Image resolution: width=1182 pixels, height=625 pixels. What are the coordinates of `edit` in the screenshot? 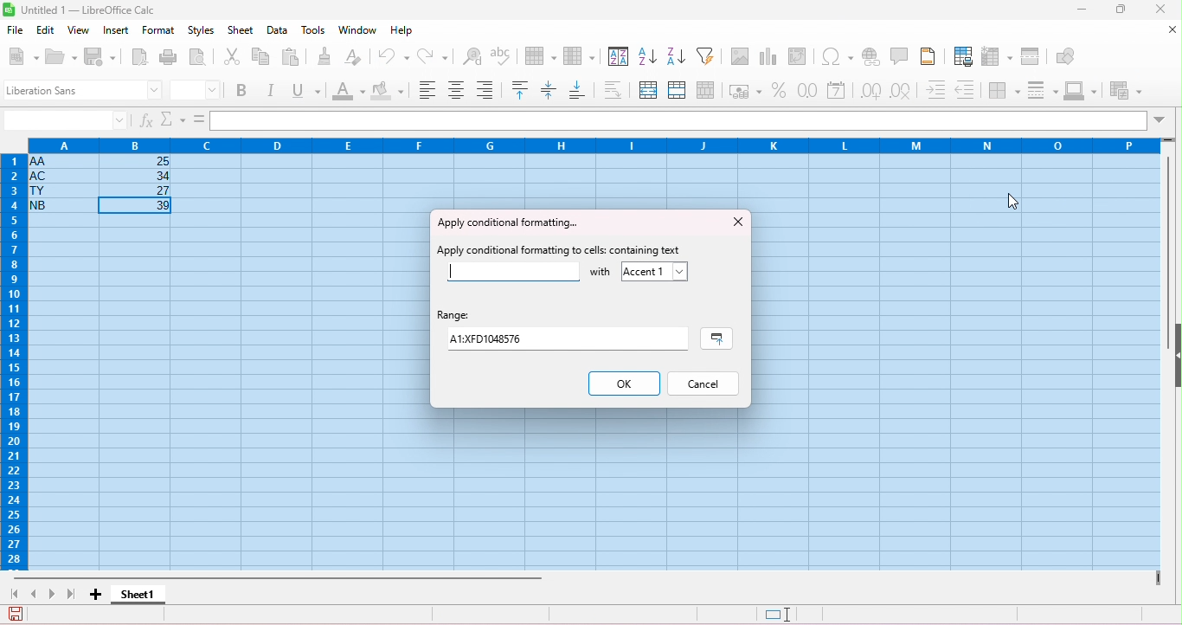 It's located at (47, 31).